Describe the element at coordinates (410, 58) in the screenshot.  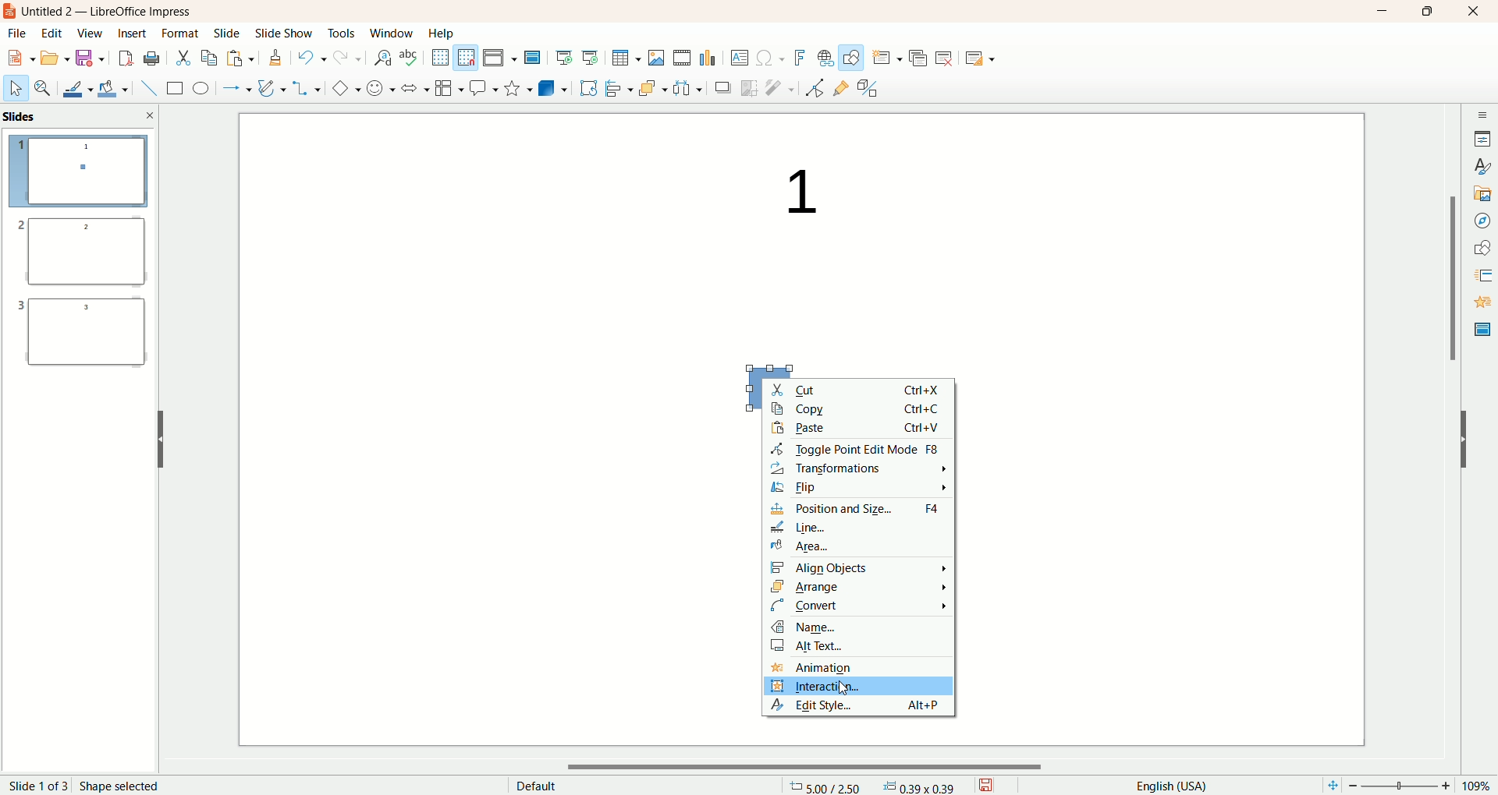
I see `spelling` at that location.